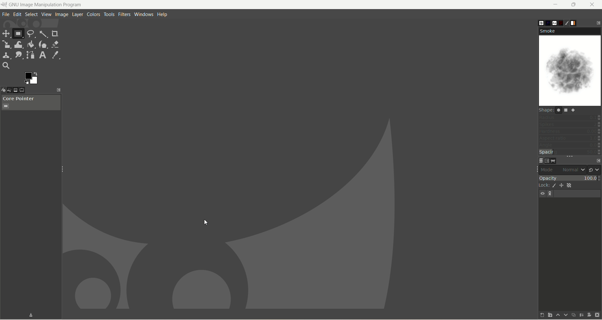  I want to click on lock alpha channel, so click(572, 185).